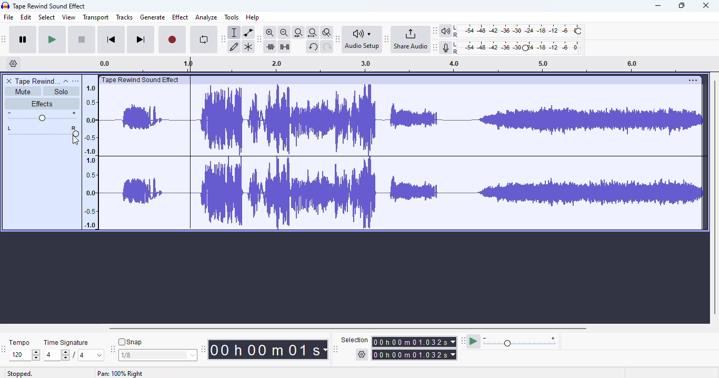 Image resolution: width=719 pixels, height=378 pixels. Describe the element at coordinates (66, 82) in the screenshot. I see `collapse` at that location.